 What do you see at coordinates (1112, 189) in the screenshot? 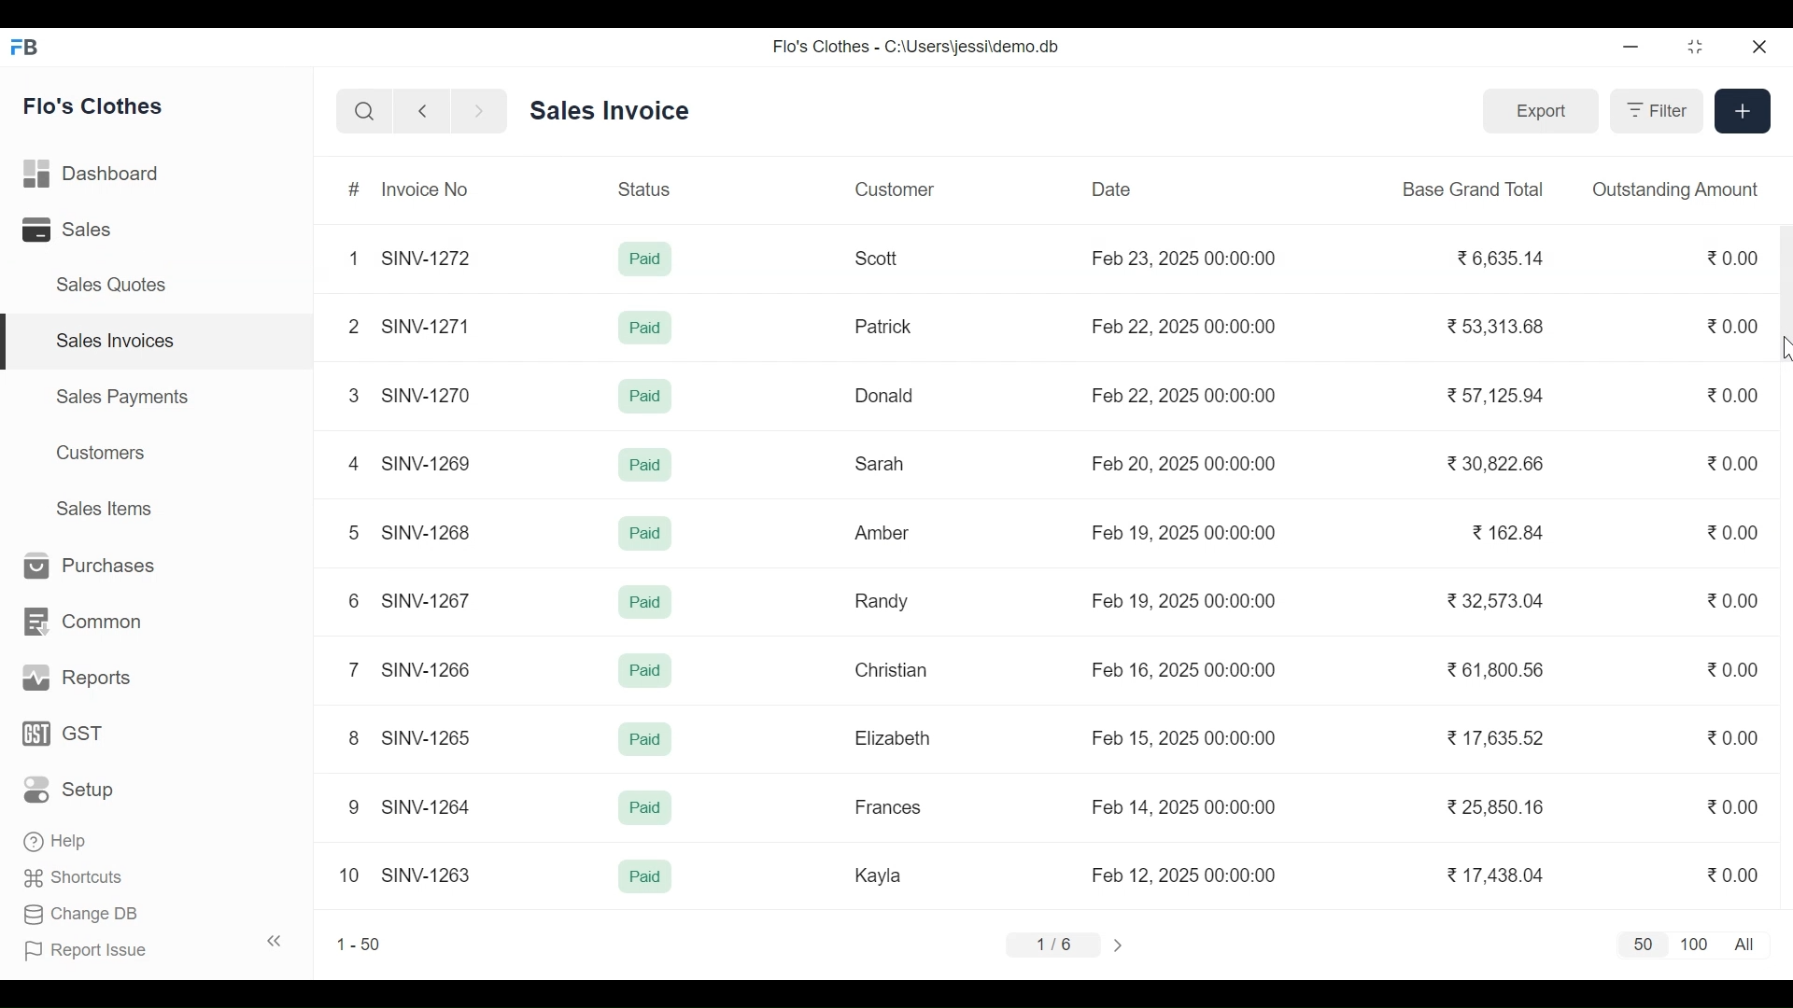
I see `Date` at bounding box center [1112, 189].